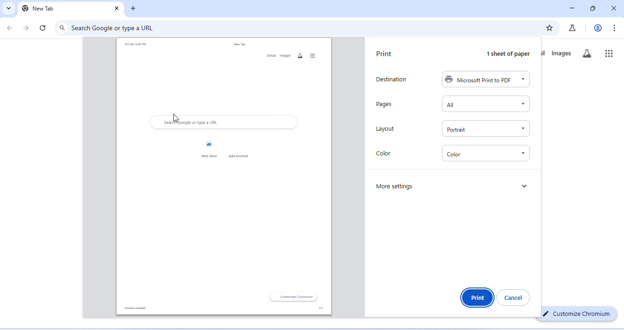  I want to click on search icon, so click(62, 28).